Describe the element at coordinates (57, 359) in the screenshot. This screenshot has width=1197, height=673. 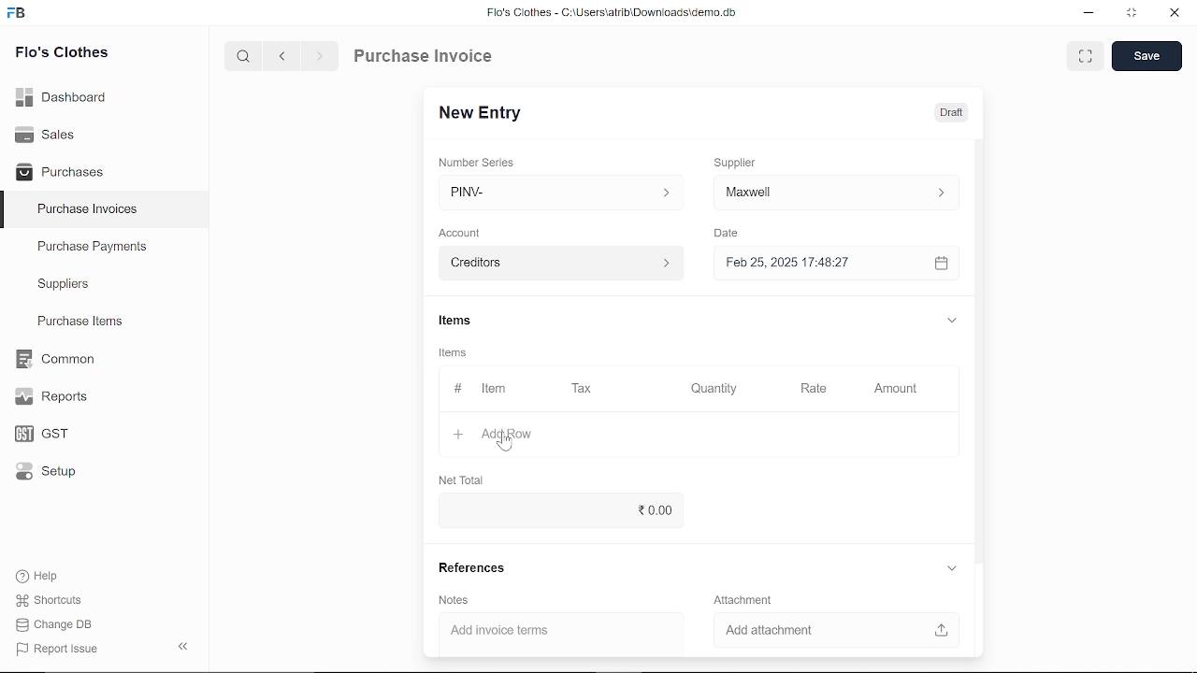
I see `Common` at that location.